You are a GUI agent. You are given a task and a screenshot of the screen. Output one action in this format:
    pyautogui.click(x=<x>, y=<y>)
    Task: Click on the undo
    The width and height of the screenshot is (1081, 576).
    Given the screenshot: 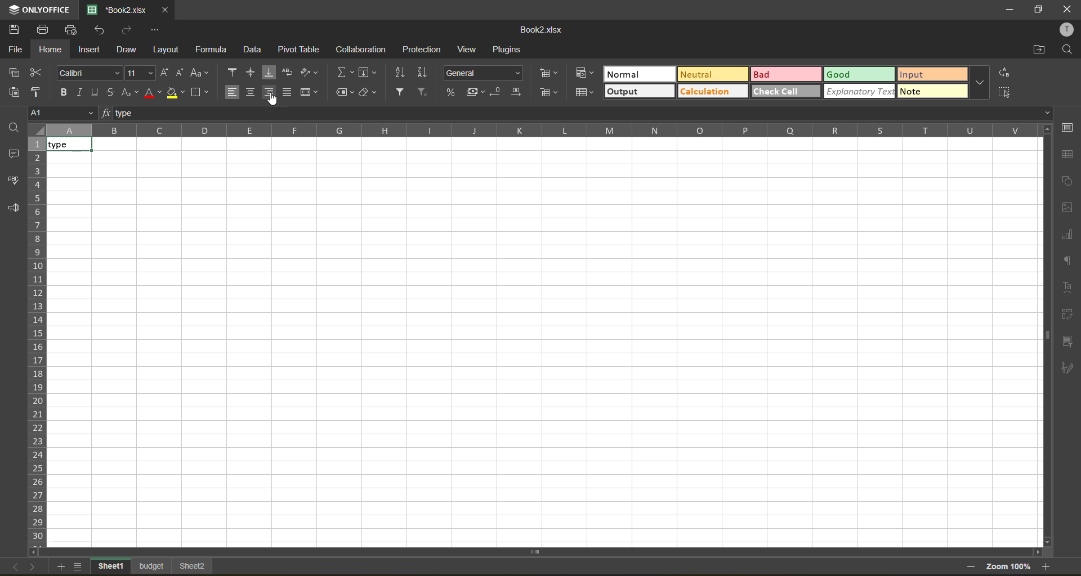 What is the action you would take?
    pyautogui.click(x=98, y=31)
    